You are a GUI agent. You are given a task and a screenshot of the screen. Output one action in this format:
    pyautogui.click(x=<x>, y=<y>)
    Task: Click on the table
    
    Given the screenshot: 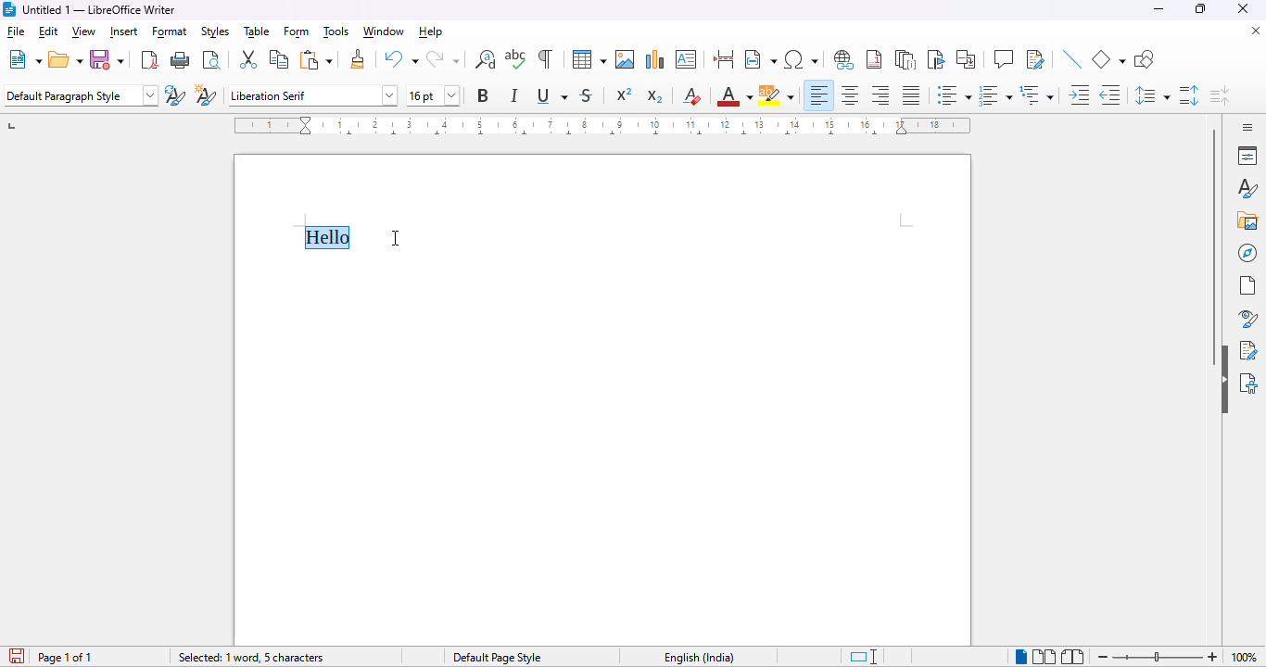 What is the action you would take?
    pyautogui.click(x=257, y=32)
    